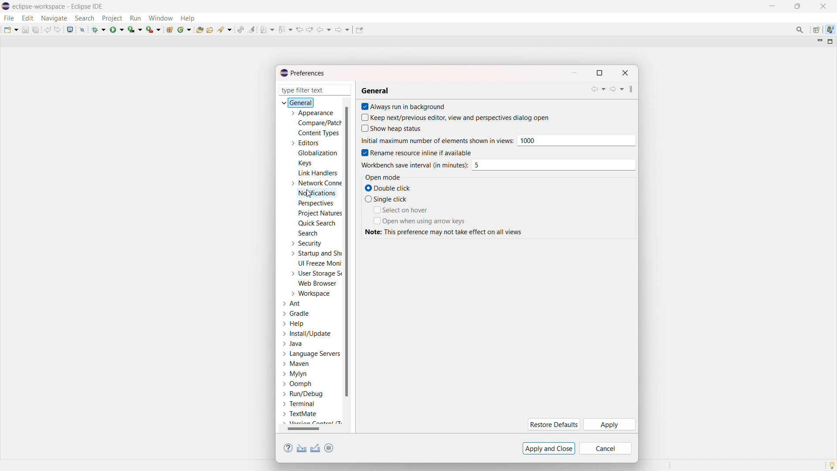  What do you see at coordinates (310, 195) in the screenshot?
I see `cursor` at bounding box center [310, 195].